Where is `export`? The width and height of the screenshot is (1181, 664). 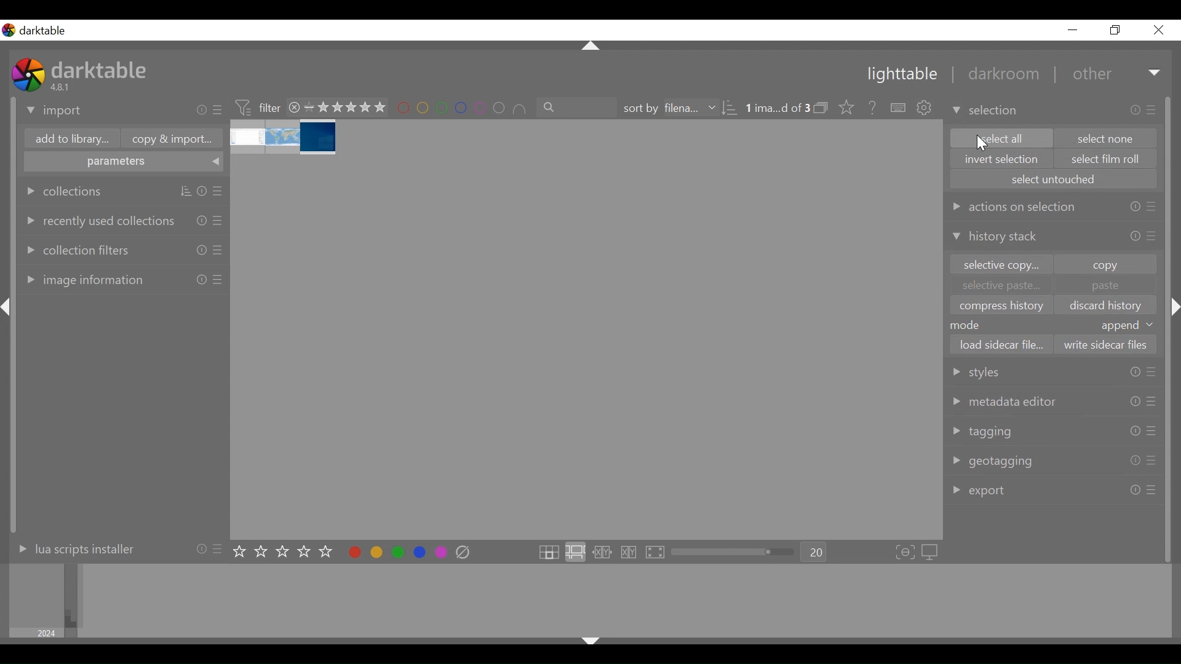
export is located at coordinates (980, 491).